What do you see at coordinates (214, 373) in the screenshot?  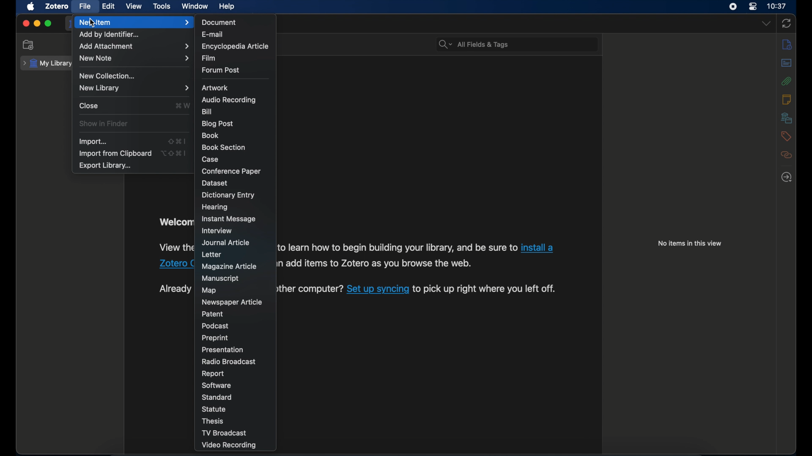 I see `report` at bounding box center [214, 373].